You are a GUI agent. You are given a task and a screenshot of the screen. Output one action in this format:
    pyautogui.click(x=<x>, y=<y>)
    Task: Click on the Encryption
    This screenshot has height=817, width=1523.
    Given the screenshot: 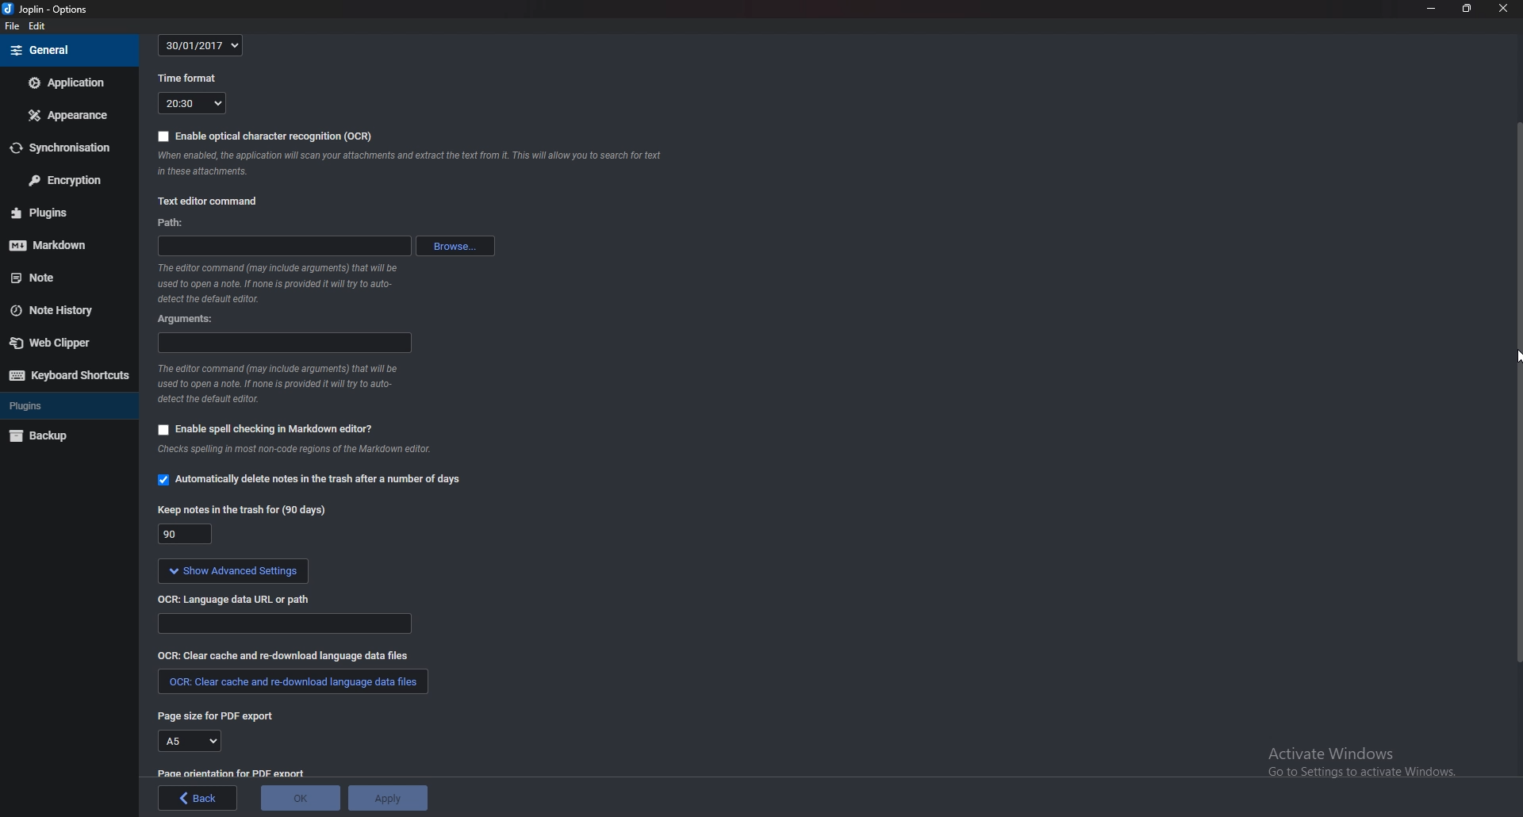 What is the action you would take?
    pyautogui.click(x=71, y=178)
    